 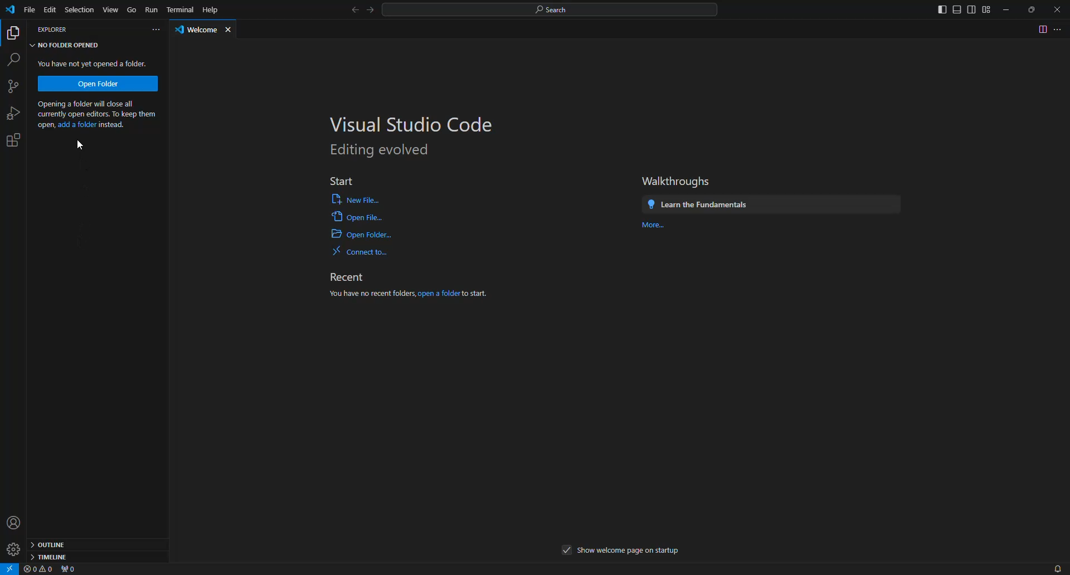 What do you see at coordinates (362, 235) in the screenshot?
I see `open folder` at bounding box center [362, 235].